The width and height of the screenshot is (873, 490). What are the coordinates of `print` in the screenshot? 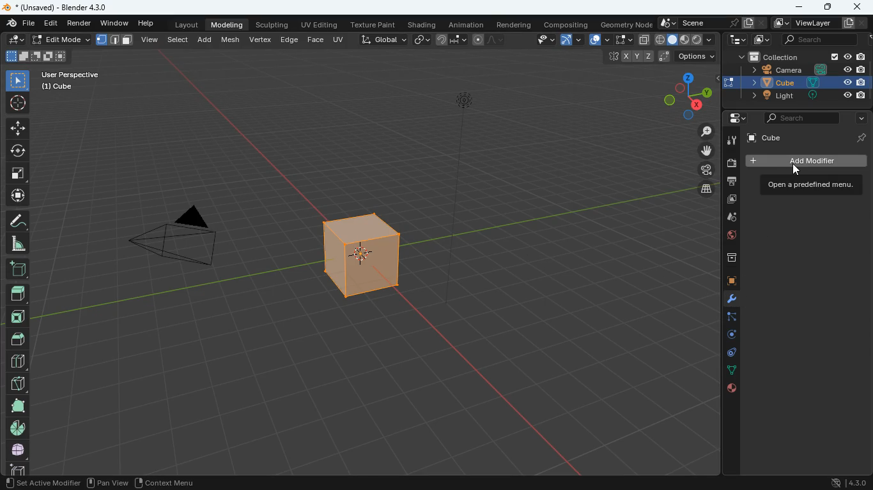 It's located at (729, 182).